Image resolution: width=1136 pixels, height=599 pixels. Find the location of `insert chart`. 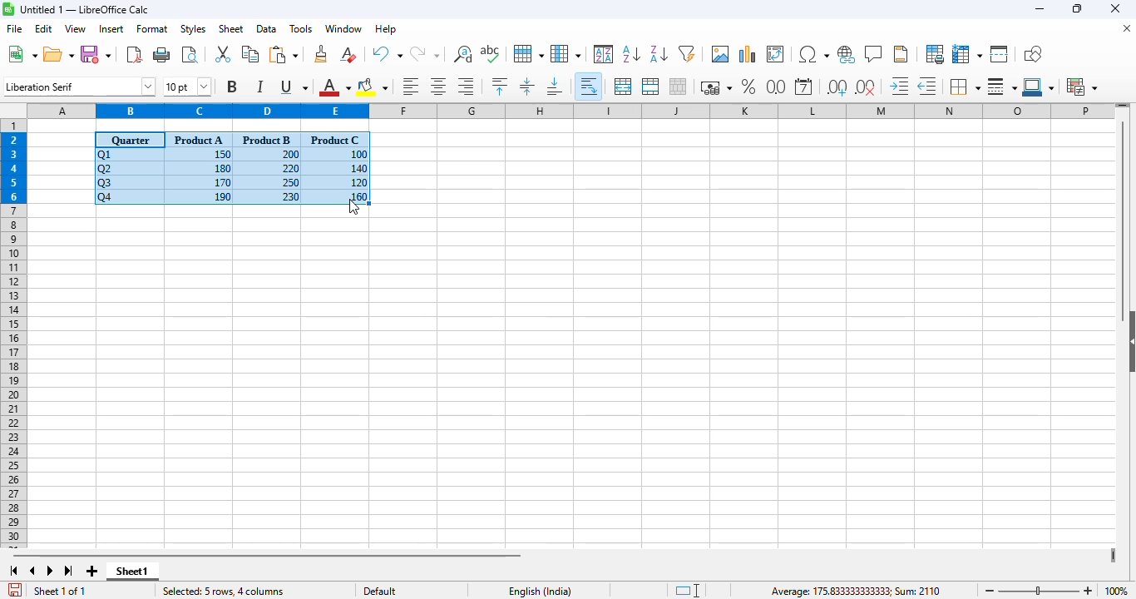

insert chart is located at coordinates (748, 53).